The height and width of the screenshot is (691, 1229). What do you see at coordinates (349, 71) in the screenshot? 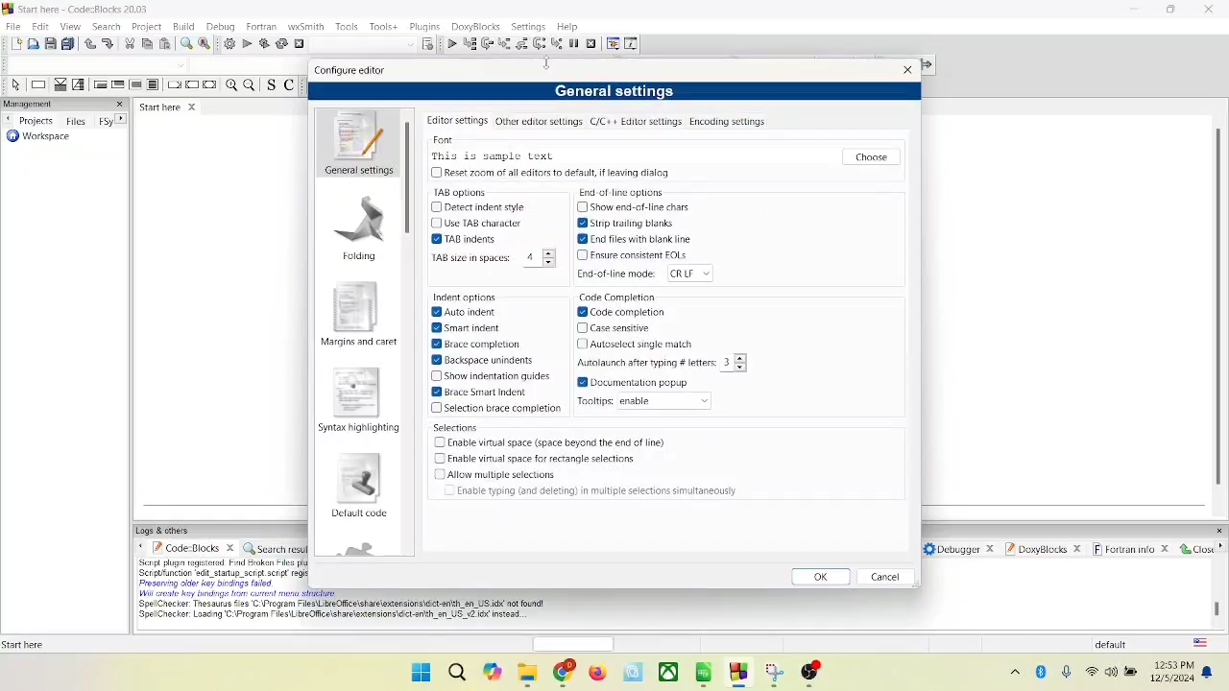
I see `configure editor` at bounding box center [349, 71].